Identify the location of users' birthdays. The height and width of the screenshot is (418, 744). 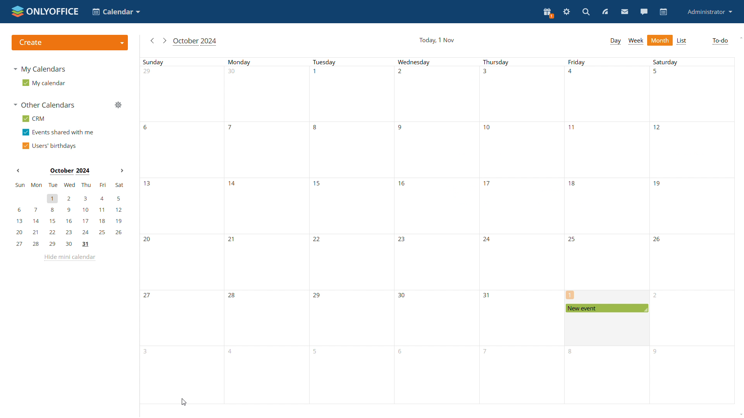
(51, 146).